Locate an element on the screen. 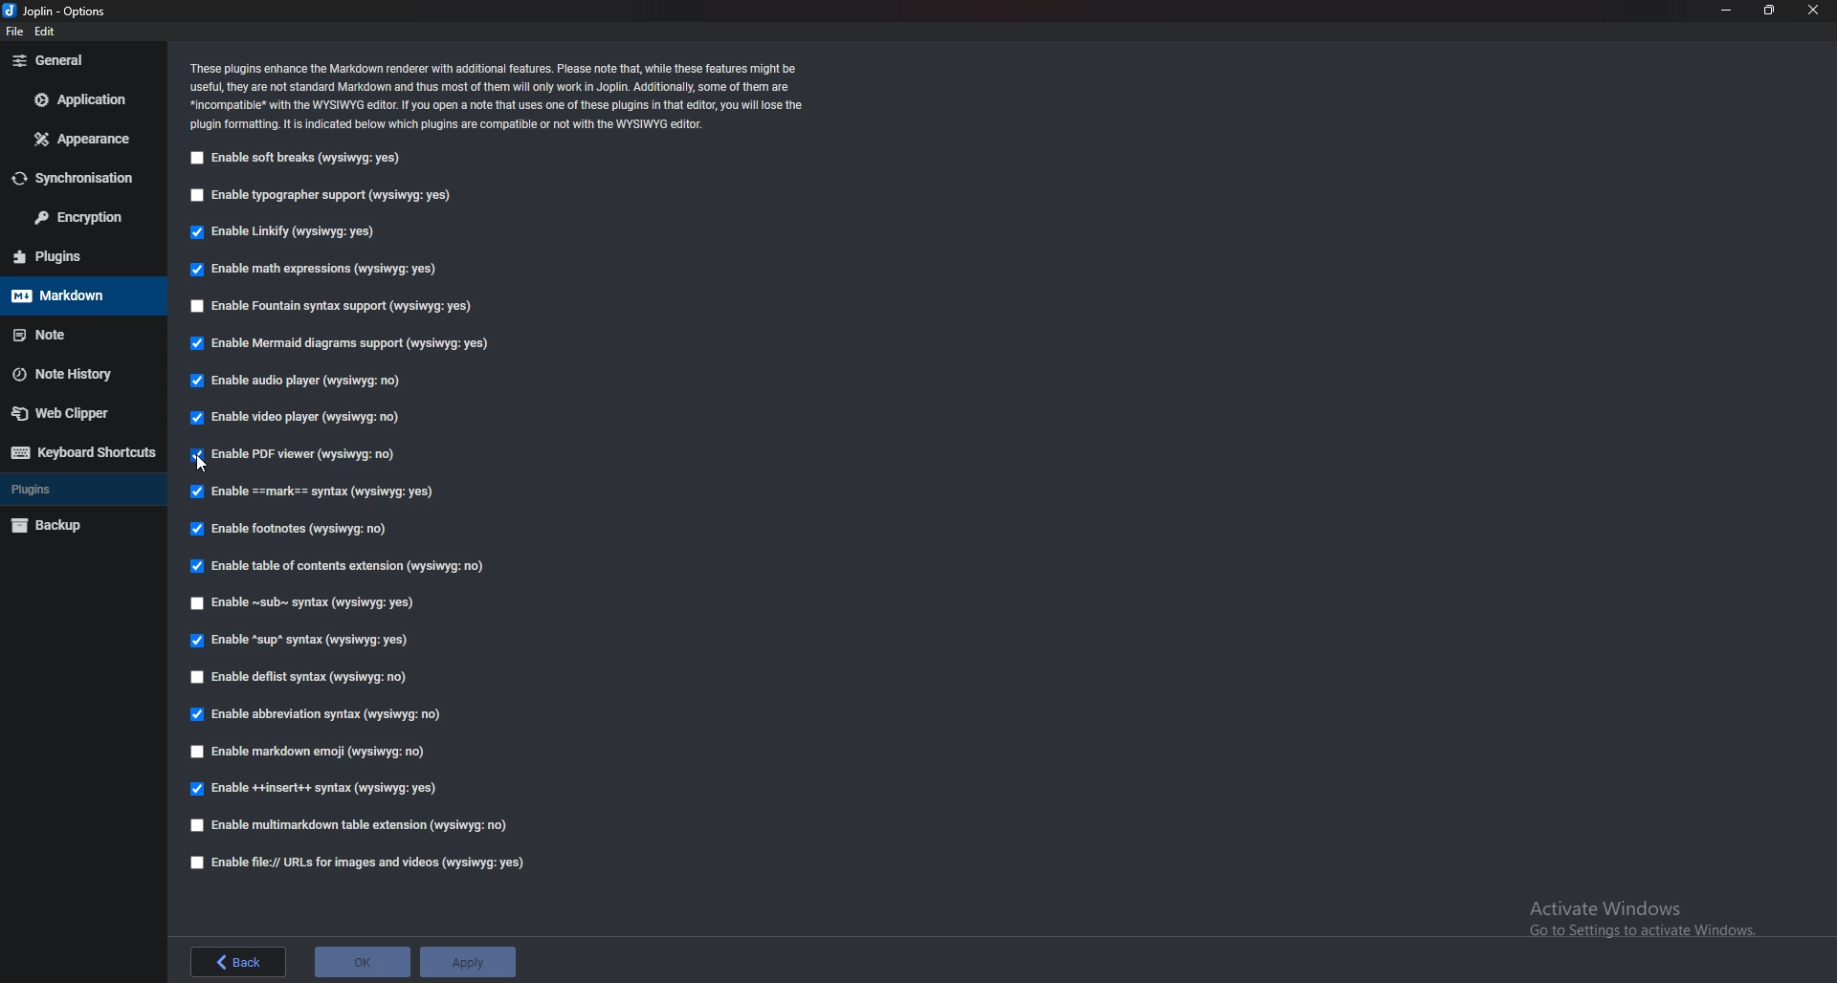 This screenshot has height=983, width=1837. Info is located at coordinates (519, 95).